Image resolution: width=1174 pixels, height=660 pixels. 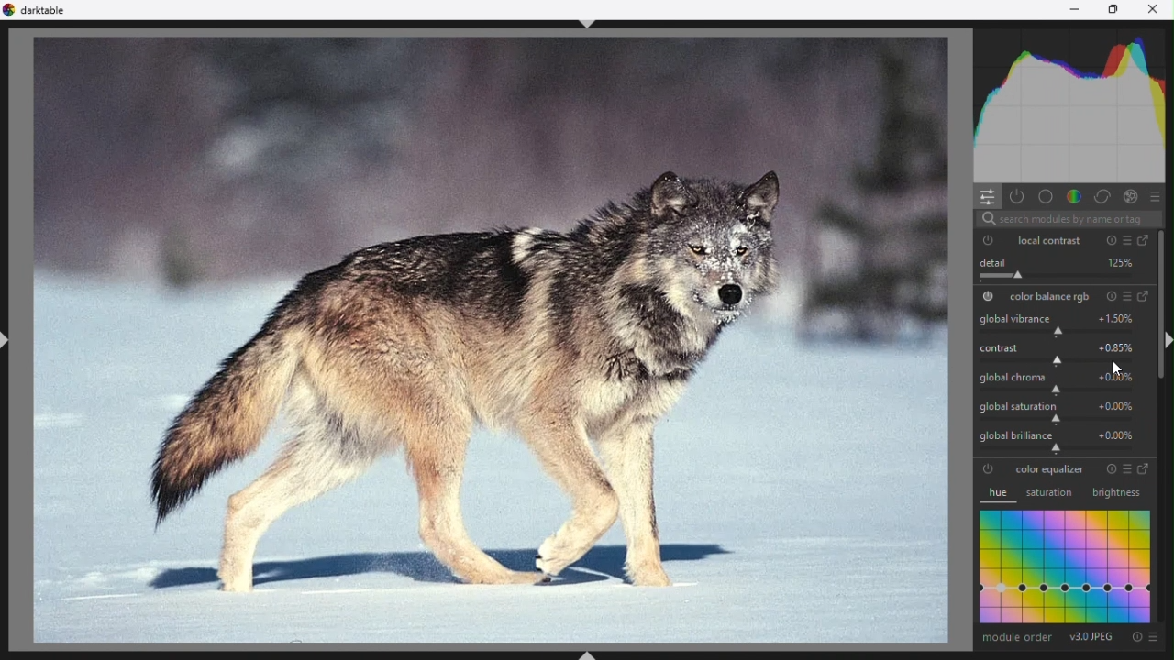 I want to click on hue, so click(x=1000, y=494).